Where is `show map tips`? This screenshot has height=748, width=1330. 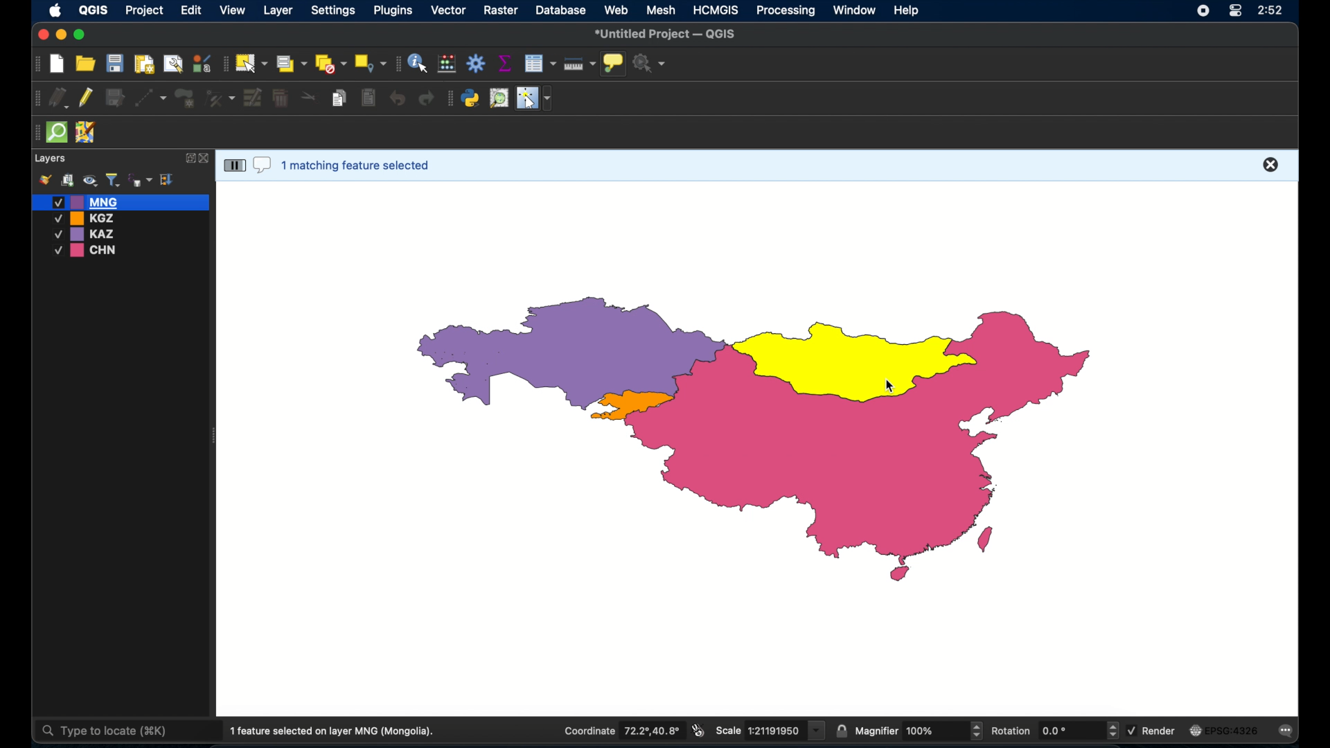 show map tips is located at coordinates (614, 64).